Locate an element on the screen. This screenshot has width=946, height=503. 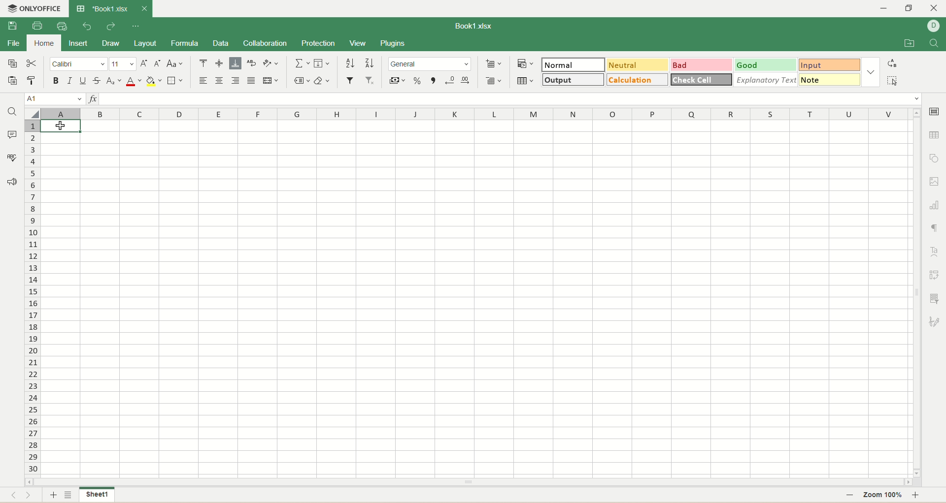
check cell is located at coordinates (702, 80).